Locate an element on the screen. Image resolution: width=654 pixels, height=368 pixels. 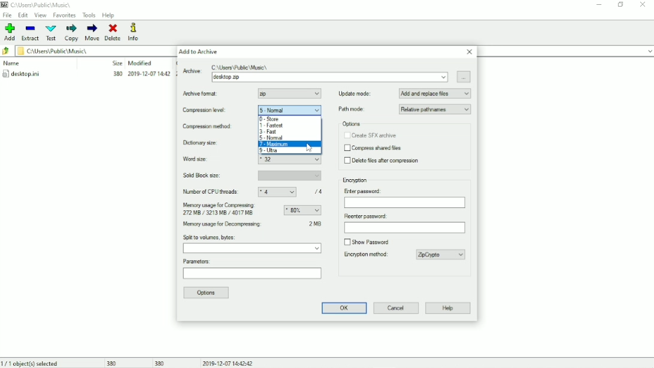
Back is located at coordinates (6, 52).